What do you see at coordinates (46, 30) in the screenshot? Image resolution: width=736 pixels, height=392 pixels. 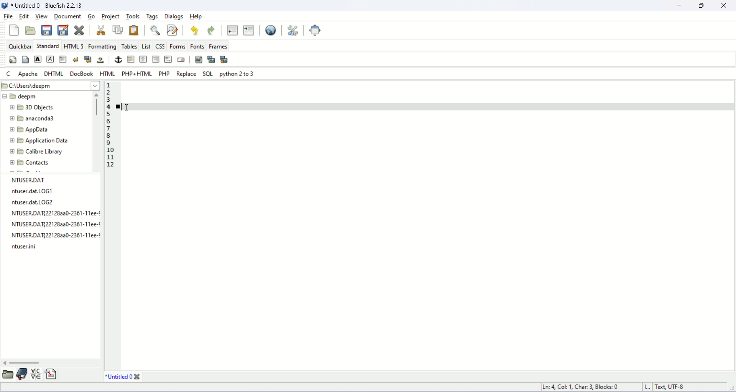 I see `save current file` at bounding box center [46, 30].